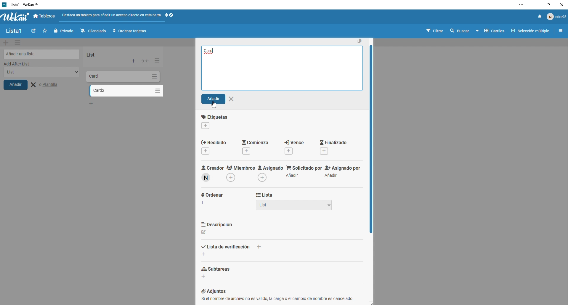 The width and height of the screenshot is (568, 305). Describe the element at coordinates (343, 172) in the screenshot. I see `Assignado por` at that location.